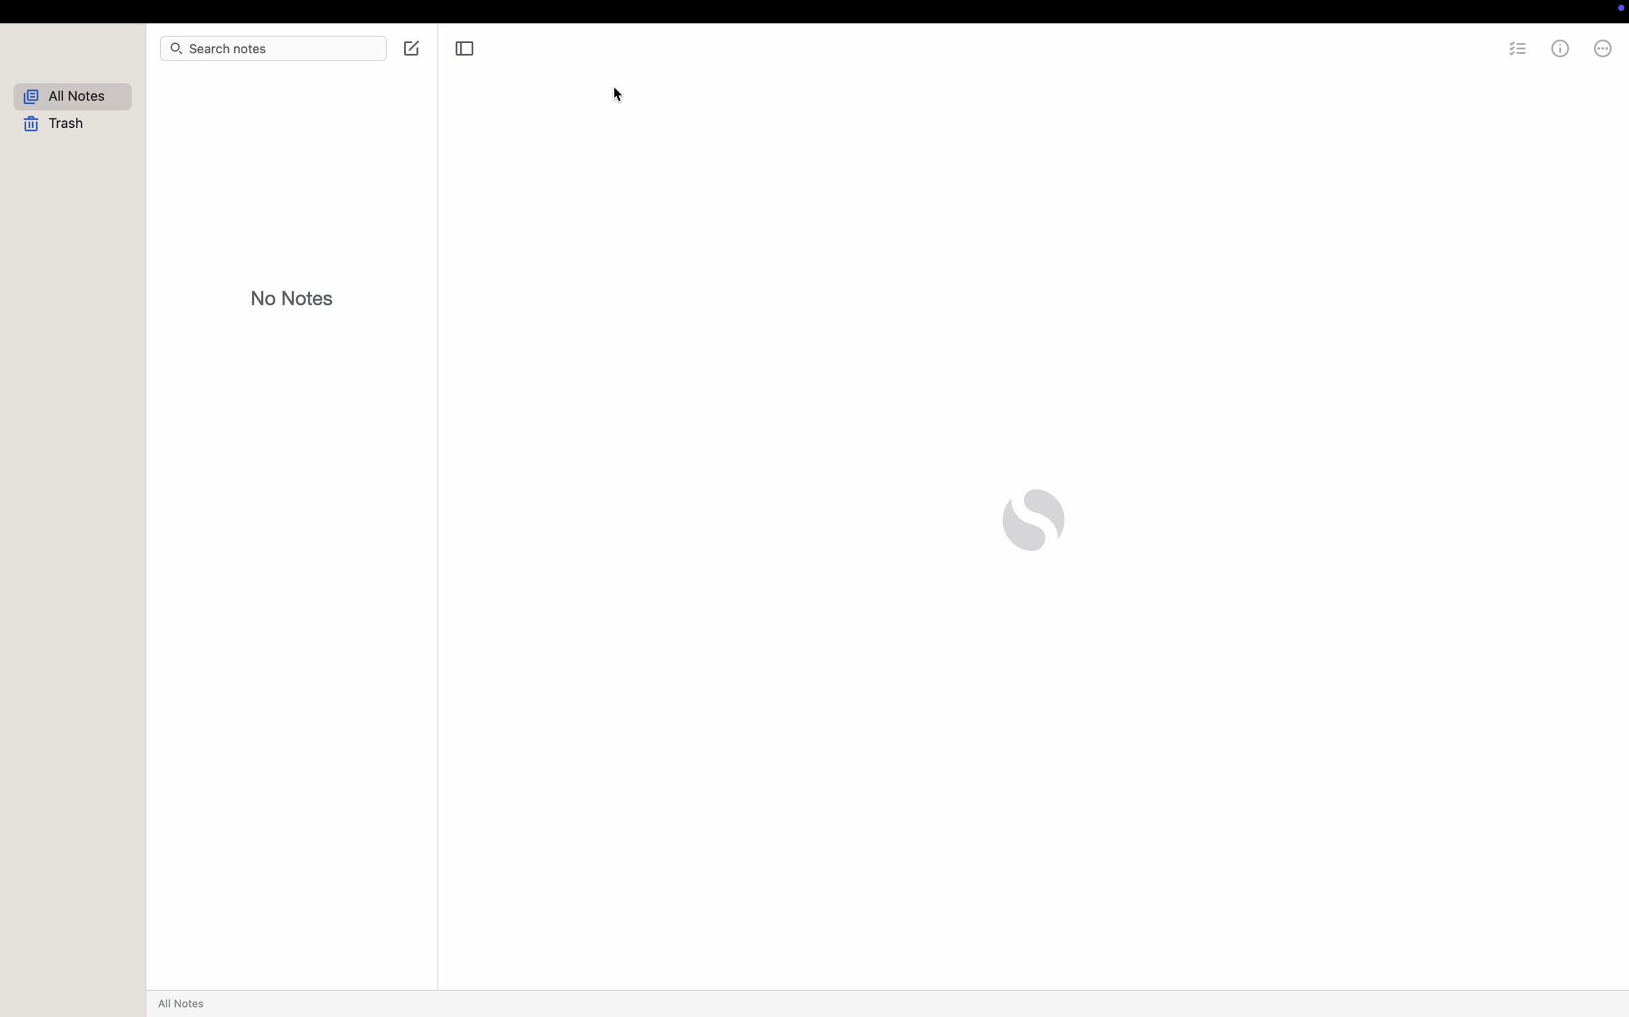 The height and width of the screenshot is (1017, 1629). Describe the element at coordinates (466, 48) in the screenshot. I see `close bar` at that location.